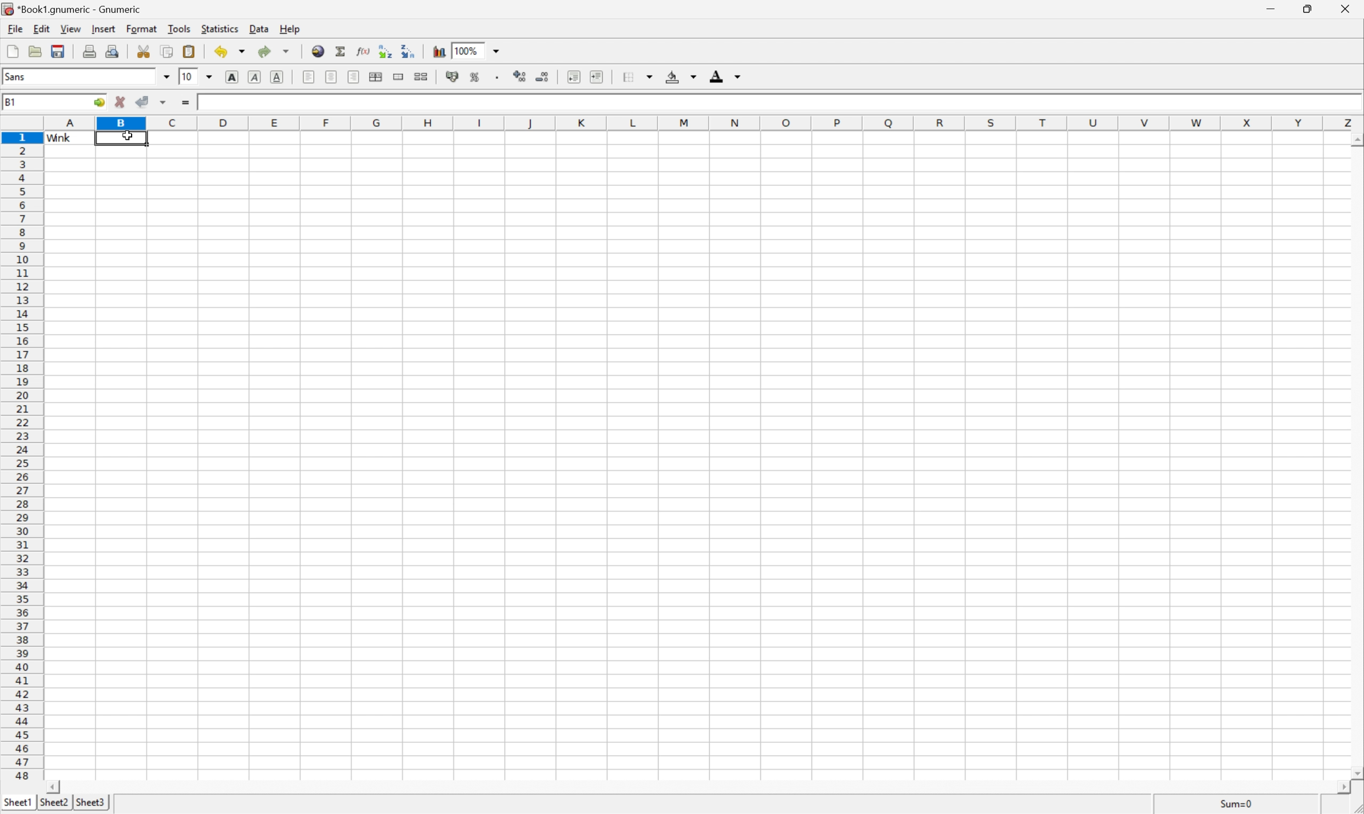  I want to click on cursor, so click(129, 135).